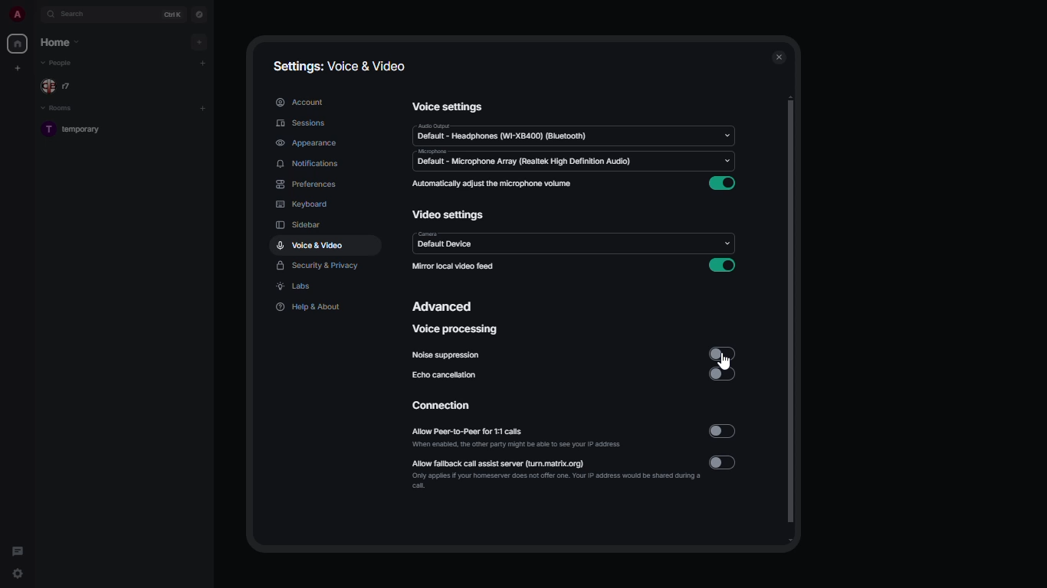  What do you see at coordinates (200, 41) in the screenshot?
I see `add` at bounding box center [200, 41].